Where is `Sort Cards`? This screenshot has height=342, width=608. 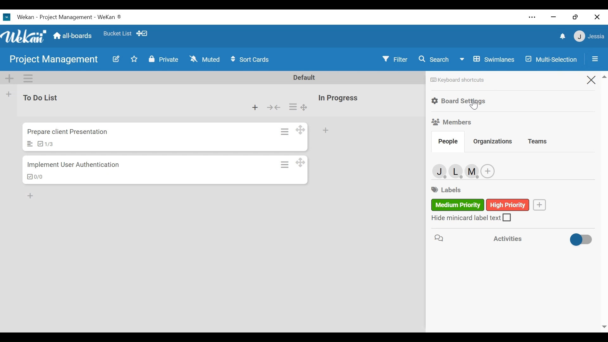 Sort Cards is located at coordinates (252, 60).